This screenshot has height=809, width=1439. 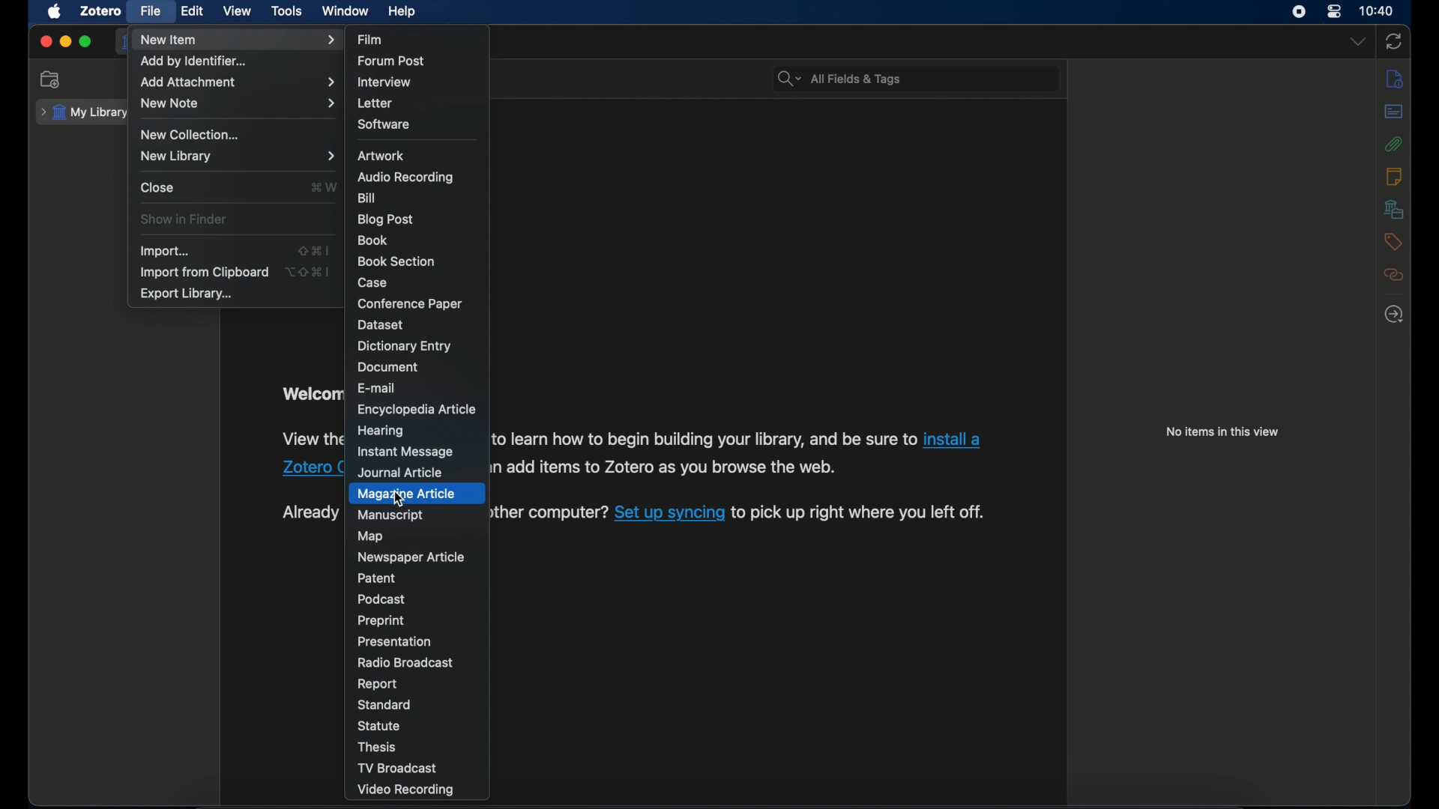 What do you see at coordinates (379, 324) in the screenshot?
I see `dataset` at bounding box center [379, 324].